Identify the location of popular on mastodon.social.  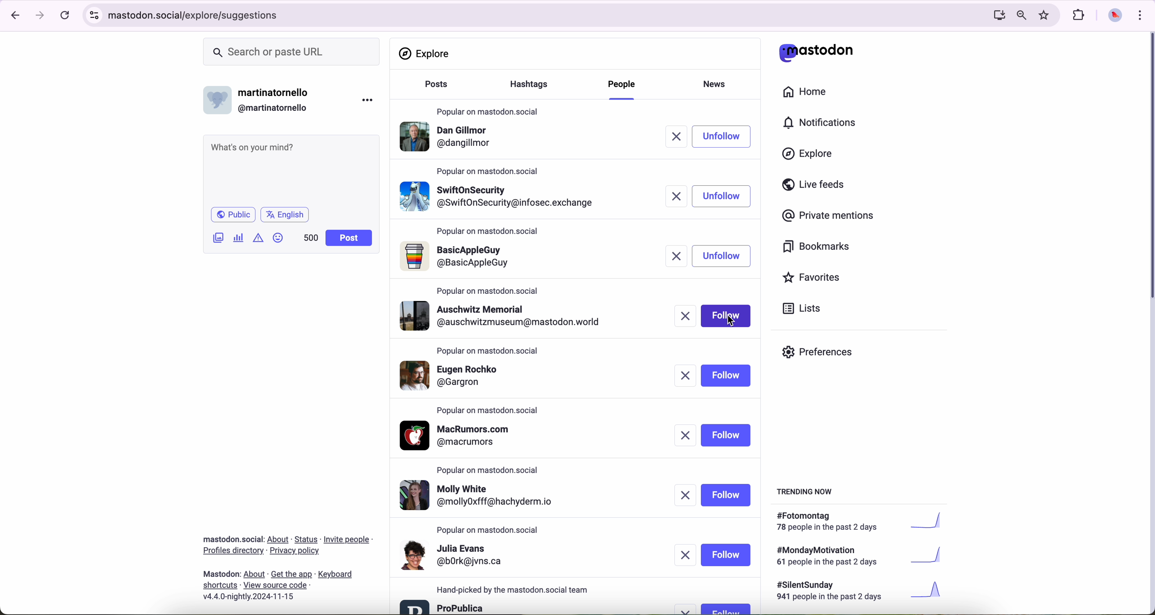
(489, 530).